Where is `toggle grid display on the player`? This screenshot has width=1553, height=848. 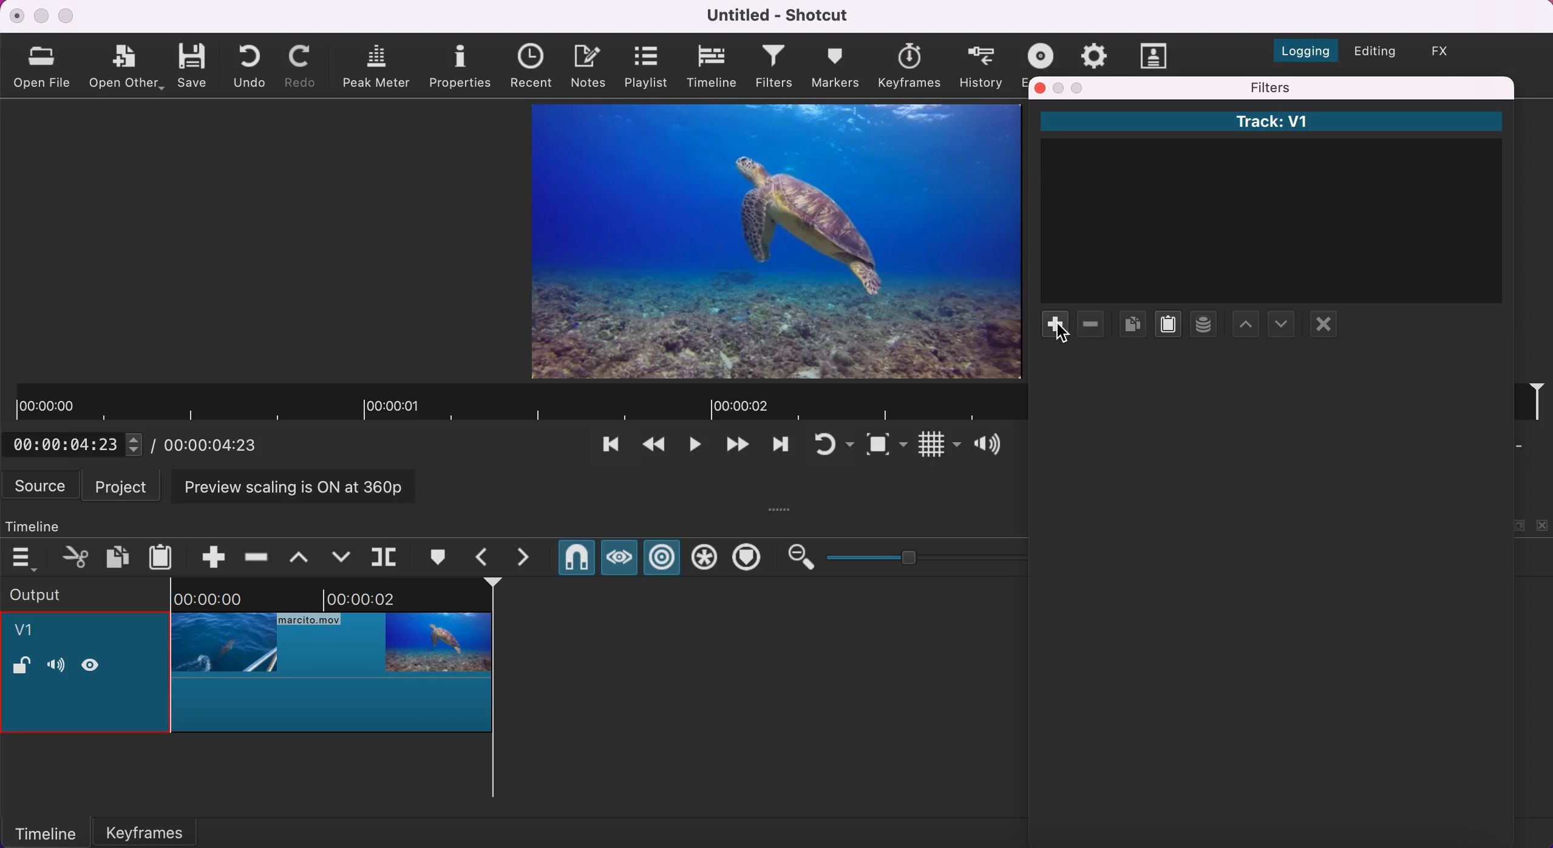 toggle grid display on the player is located at coordinates (937, 447).